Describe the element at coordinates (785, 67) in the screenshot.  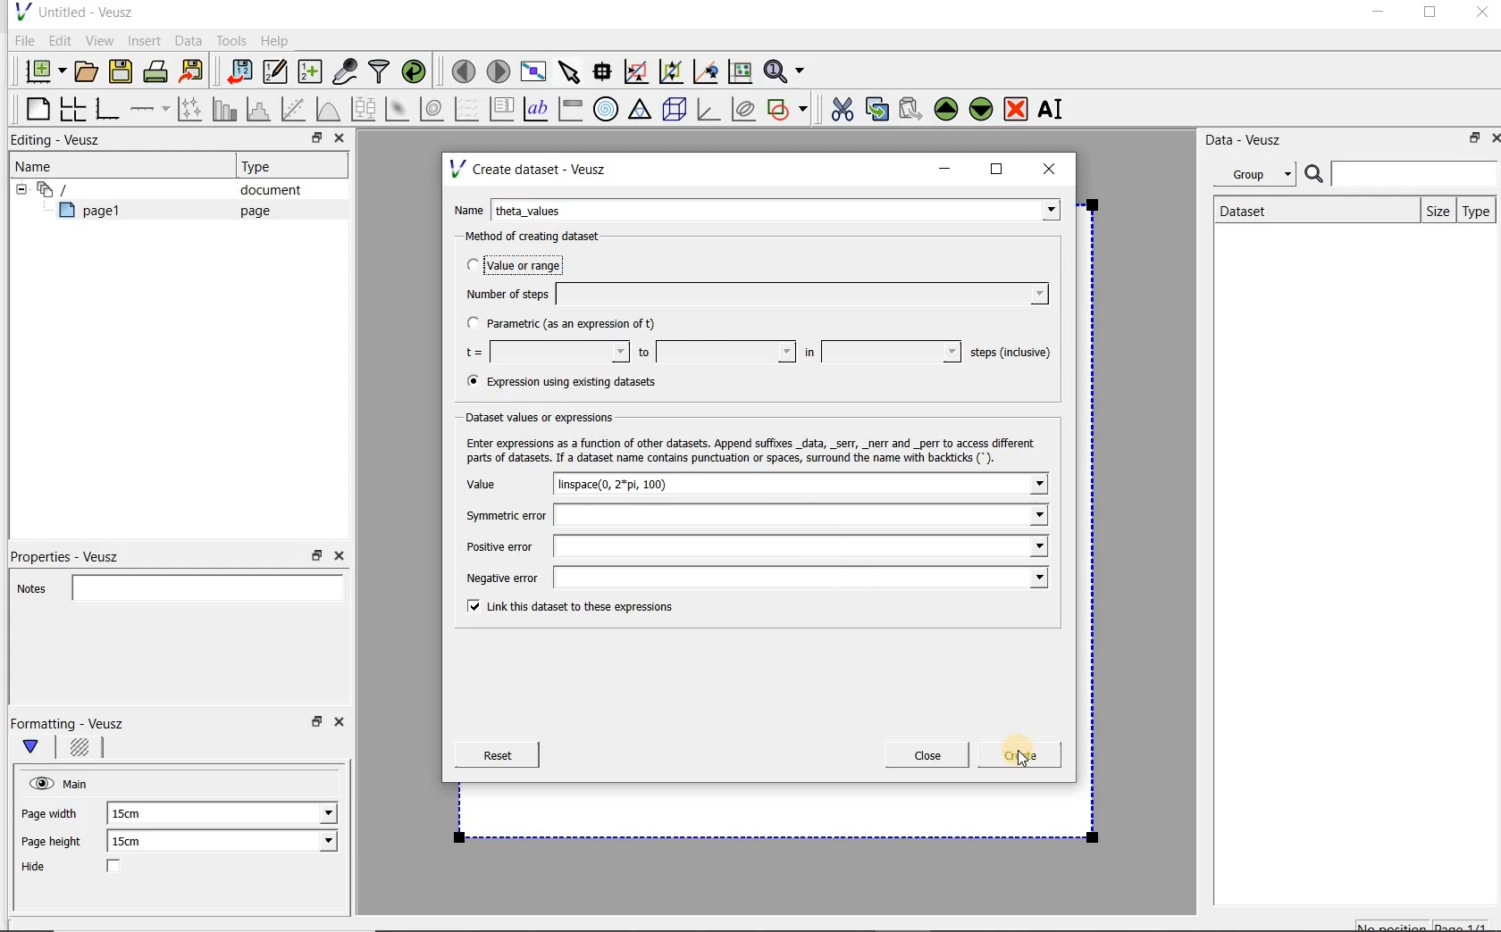
I see `Zoom functions menu` at that location.